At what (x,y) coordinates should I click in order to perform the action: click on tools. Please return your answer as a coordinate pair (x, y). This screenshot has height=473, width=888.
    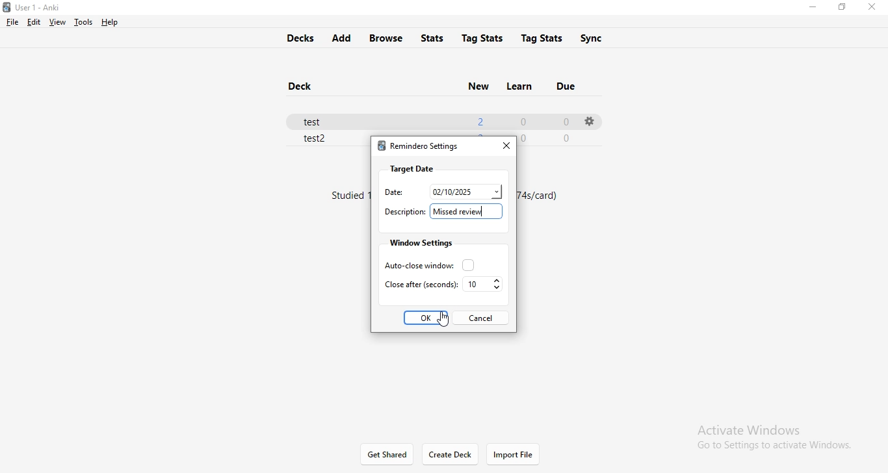
    Looking at the image, I should click on (81, 22).